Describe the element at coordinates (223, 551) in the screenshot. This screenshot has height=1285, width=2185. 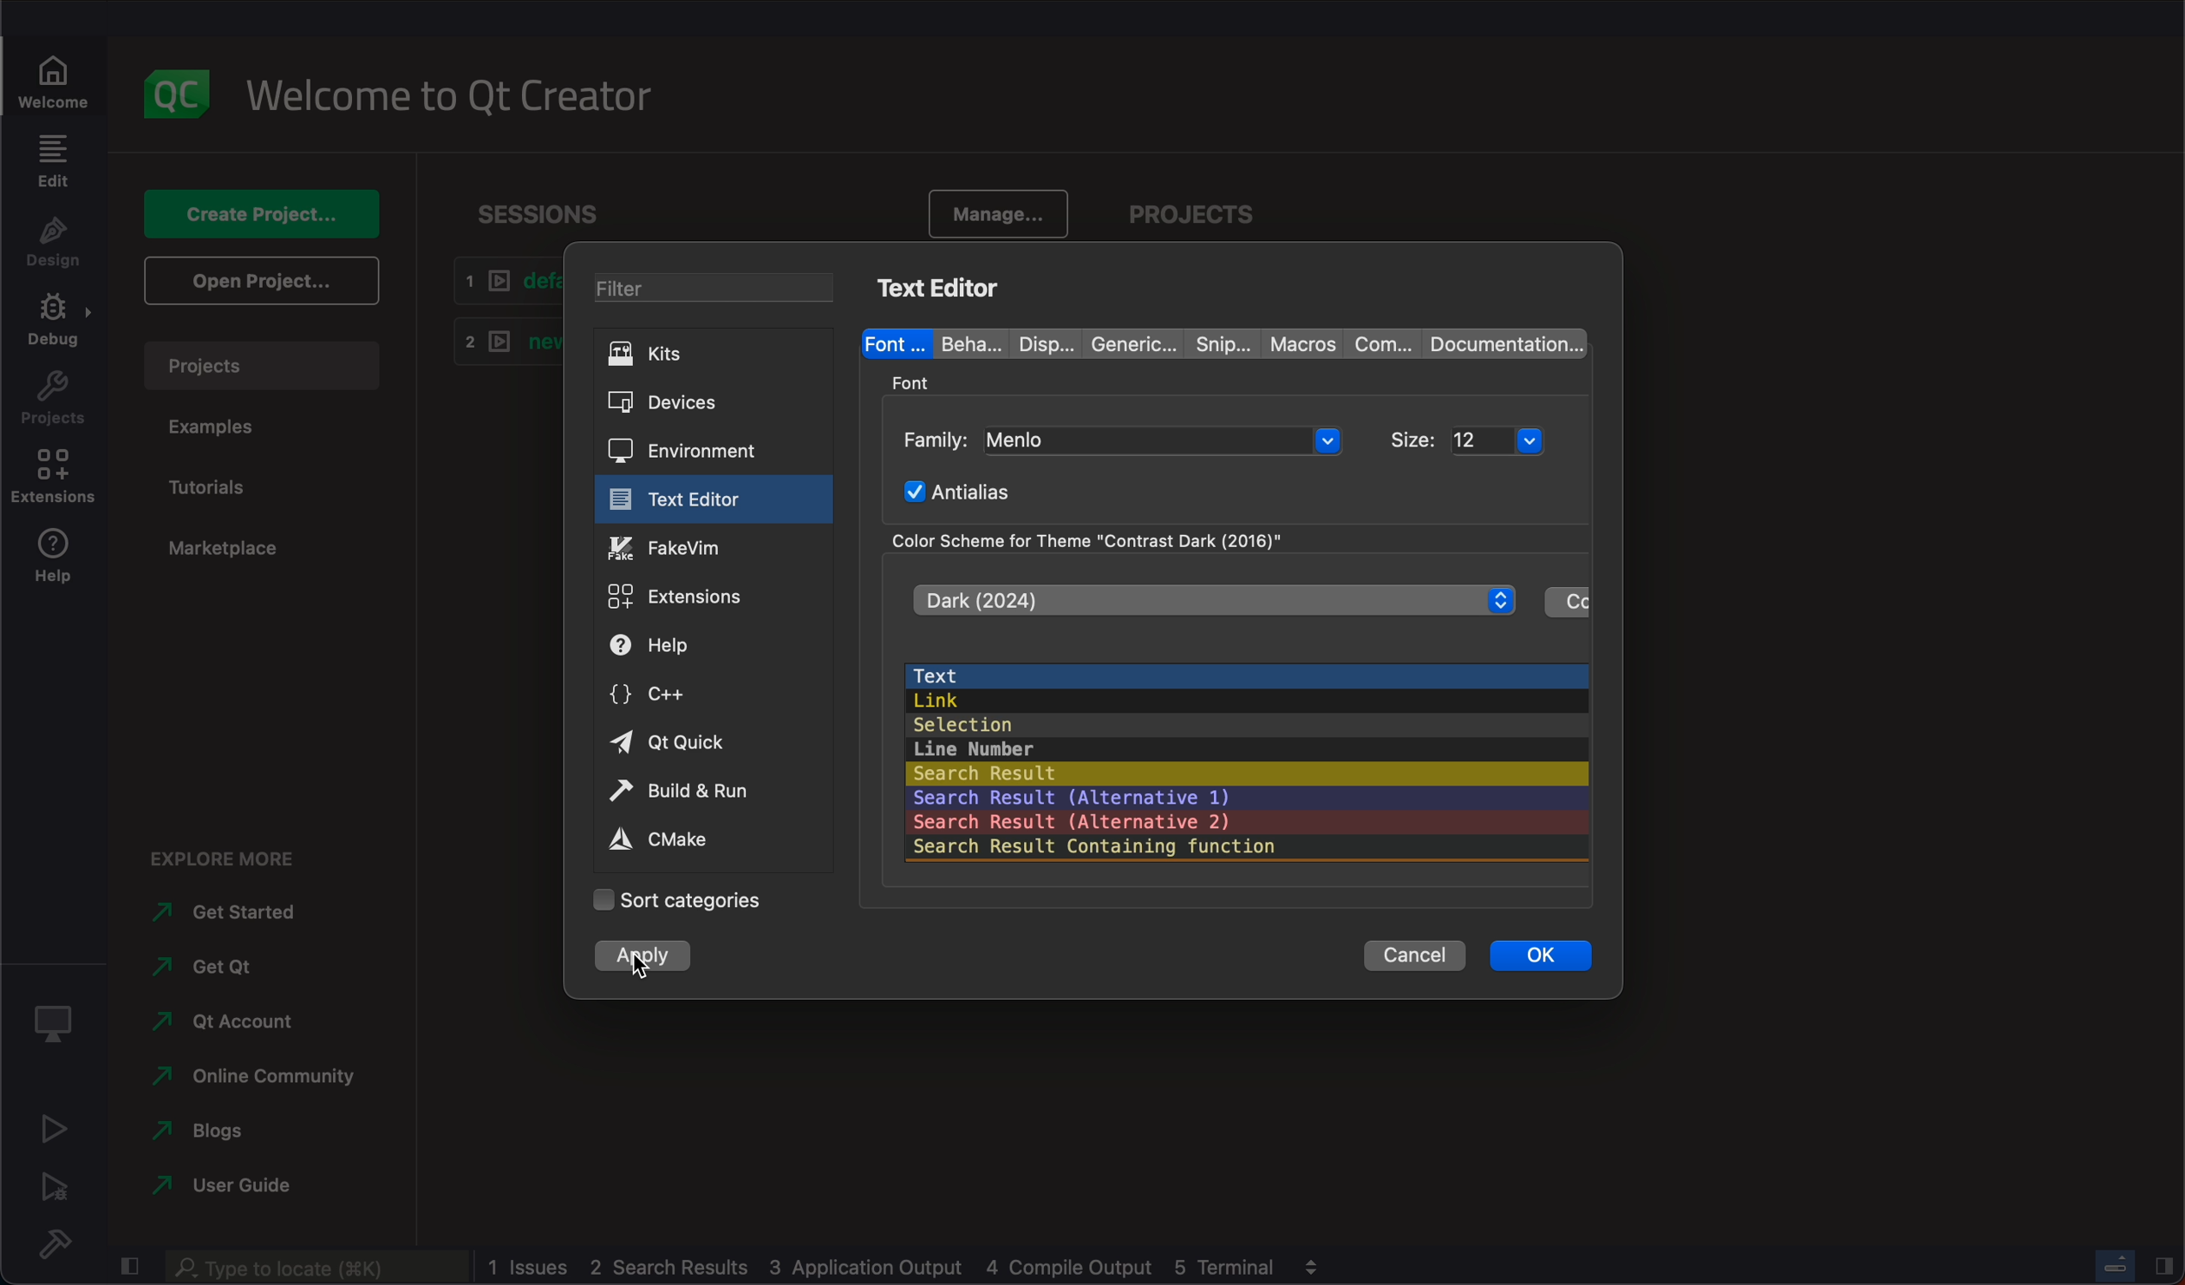
I see `marketplace` at that location.